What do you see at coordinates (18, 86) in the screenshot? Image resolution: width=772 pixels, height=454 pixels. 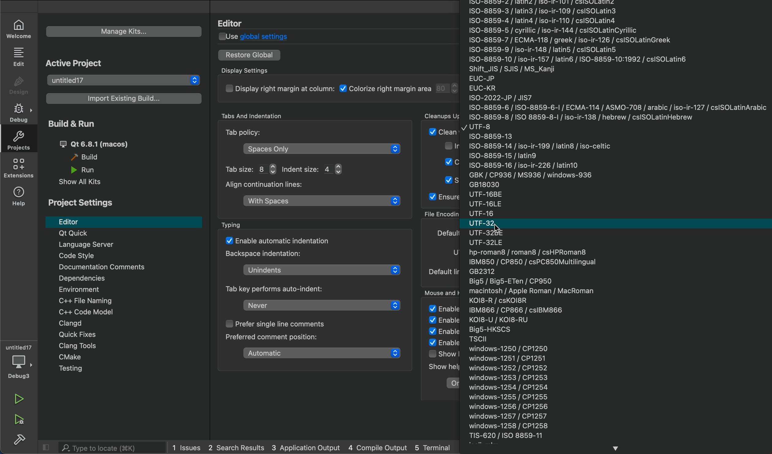 I see `design` at bounding box center [18, 86].